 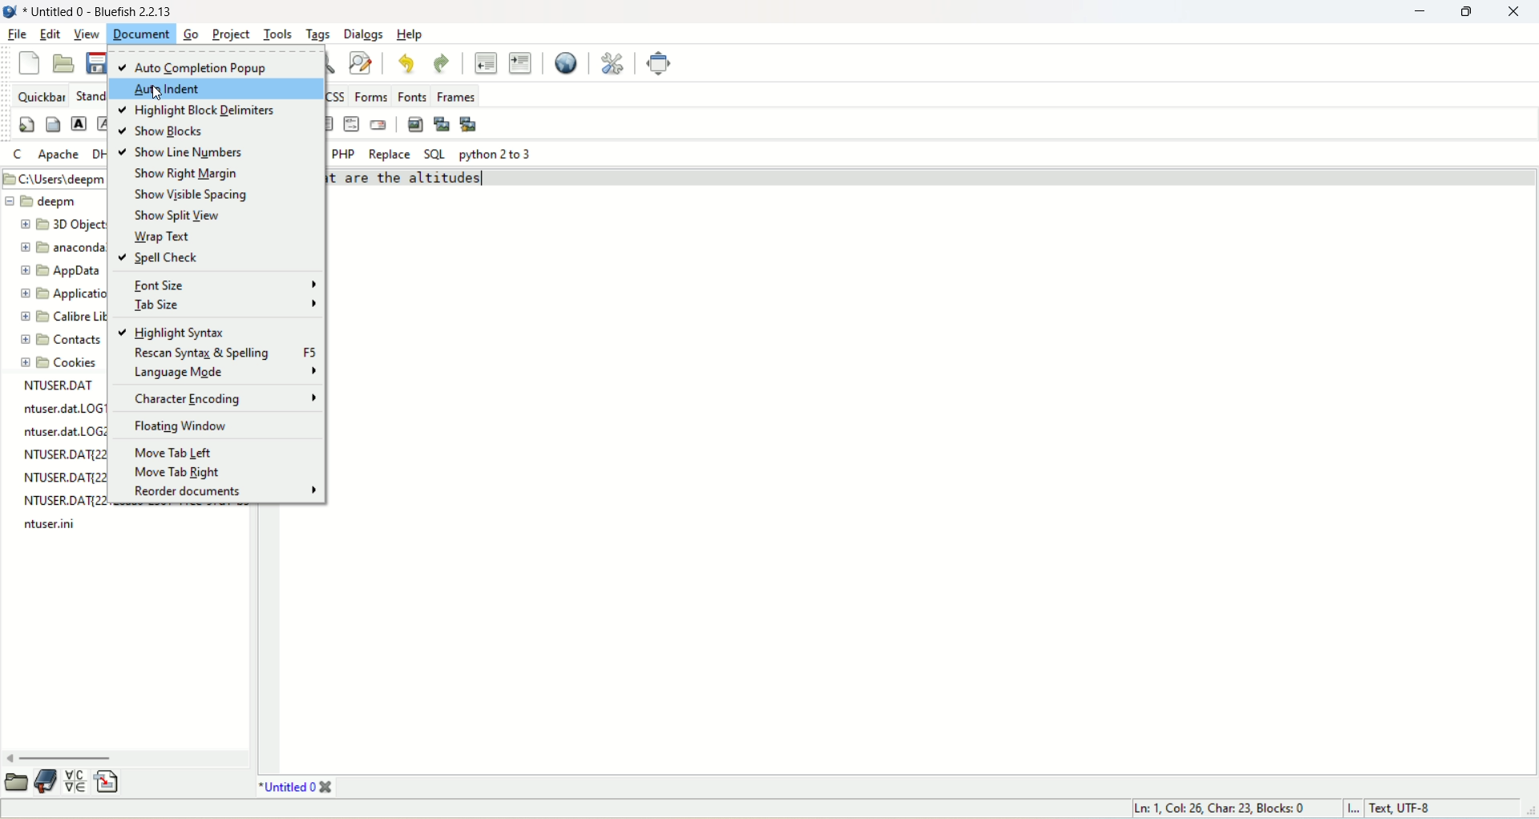 What do you see at coordinates (320, 34) in the screenshot?
I see `tags` at bounding box center [320, 34].